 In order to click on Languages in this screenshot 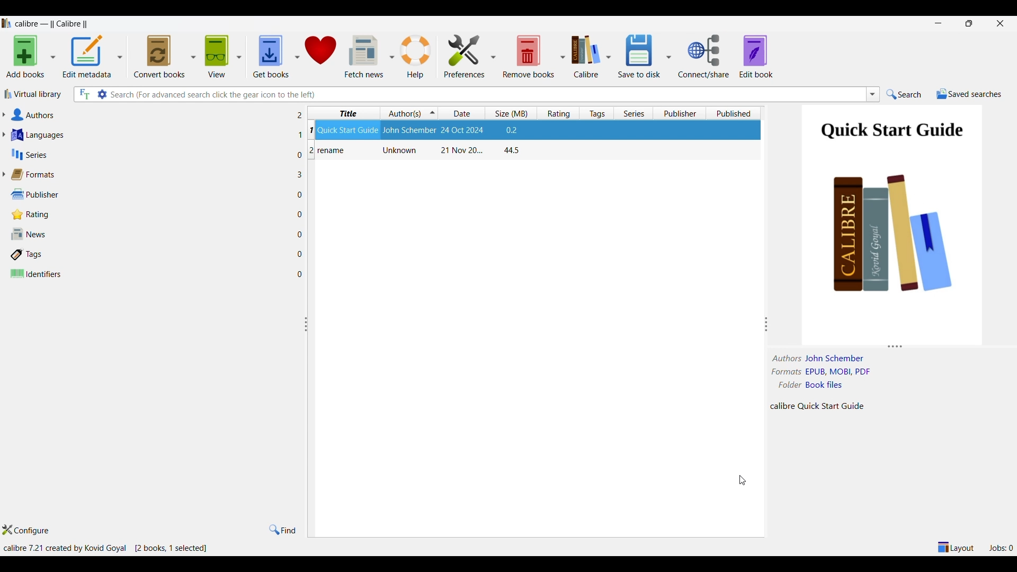, I will do `click(149, 135)`.